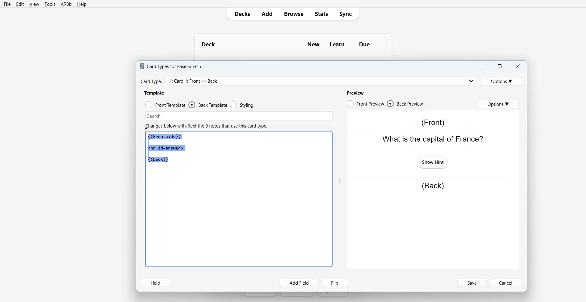 This screenshot has width=586, height=302. What do you see at coordinates (481, 66) in the screenshot?
I see `Minimize` at bounding box center [481, 66].